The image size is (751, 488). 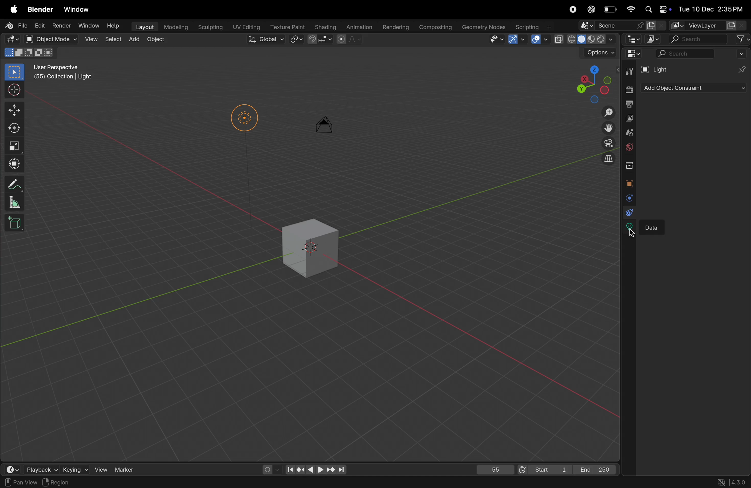 I want to click on transform, so click(x=15, y=165).